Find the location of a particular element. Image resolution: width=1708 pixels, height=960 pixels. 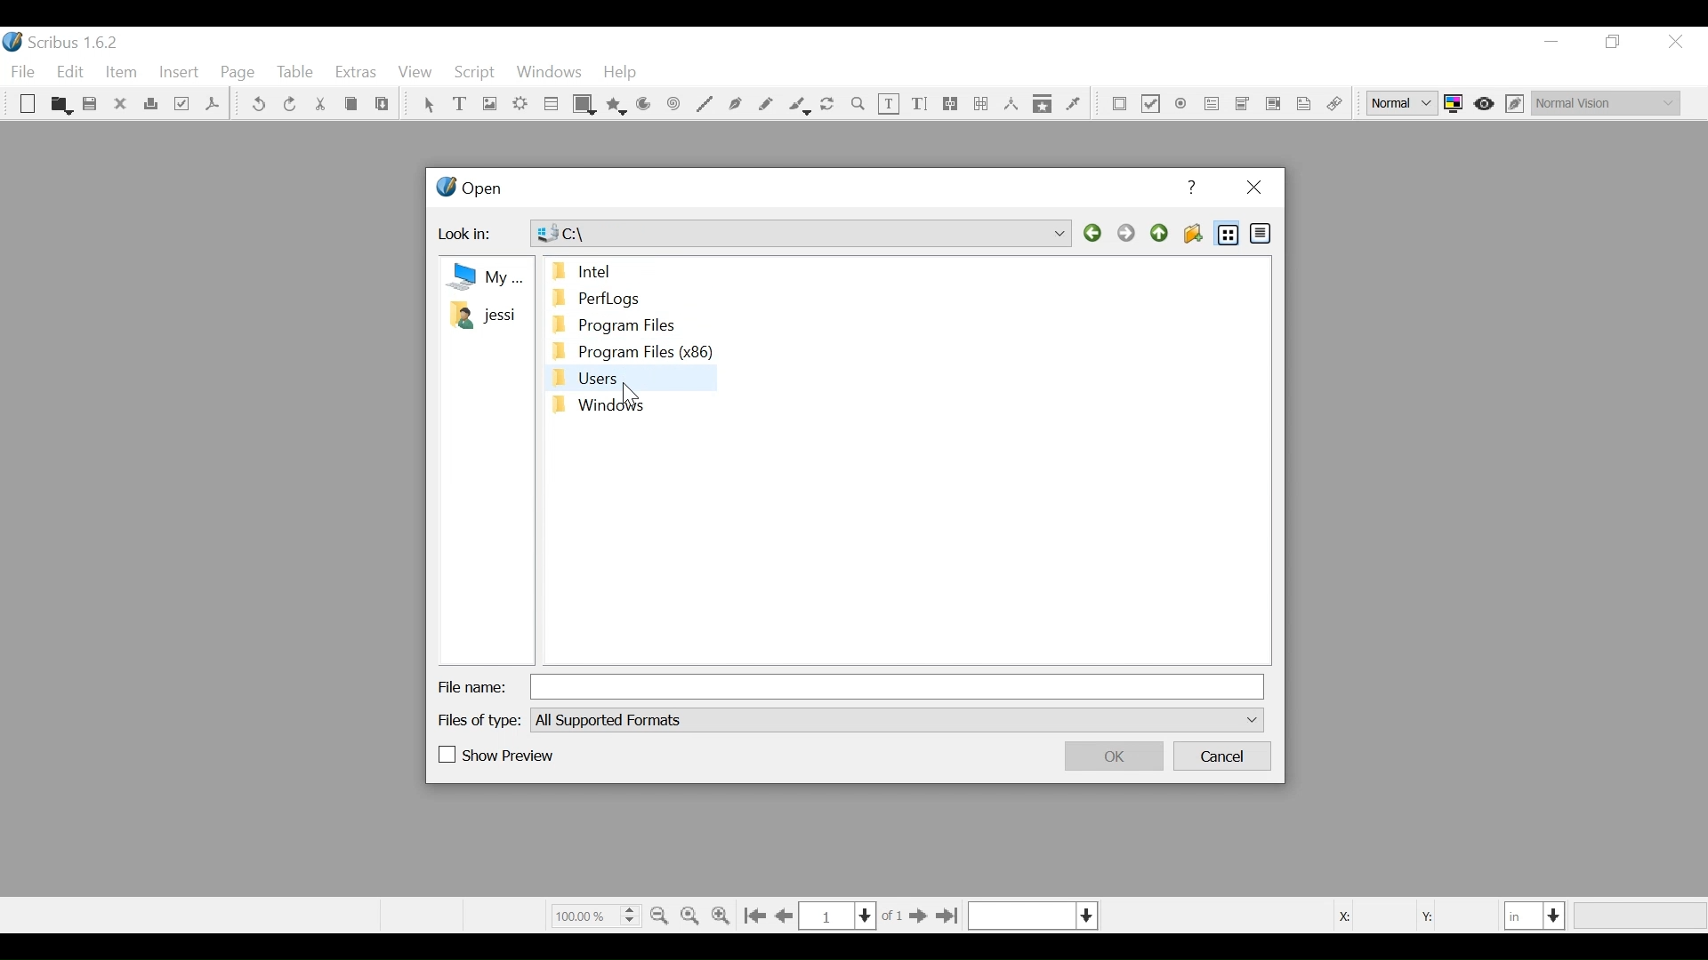

Extras is located at coordinates (356, 74).